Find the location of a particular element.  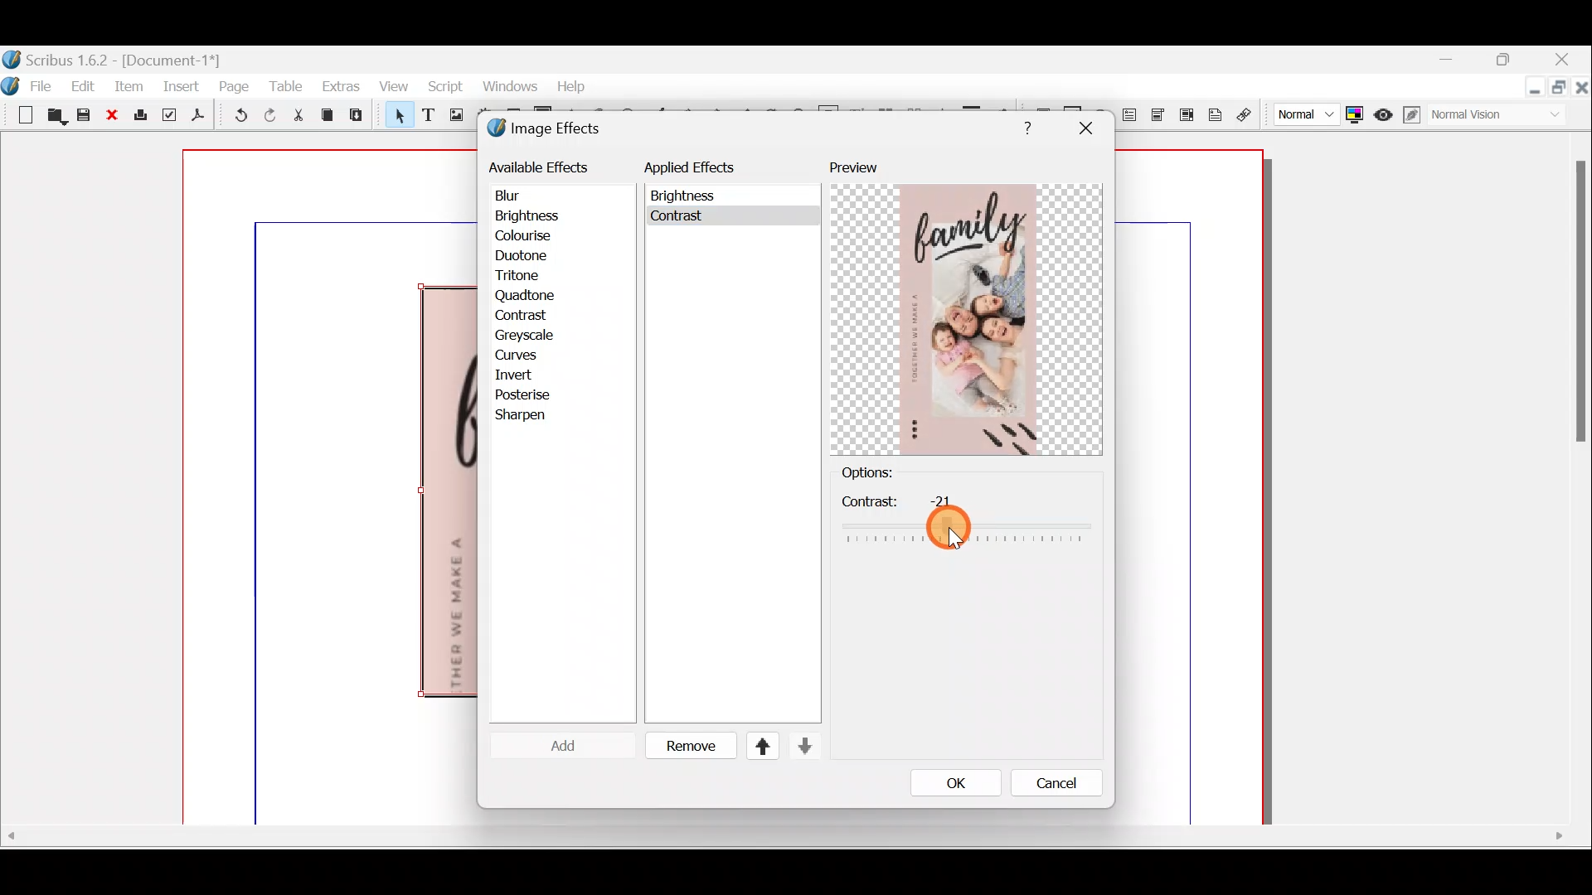

Undo is located at coordinates (237, 118).